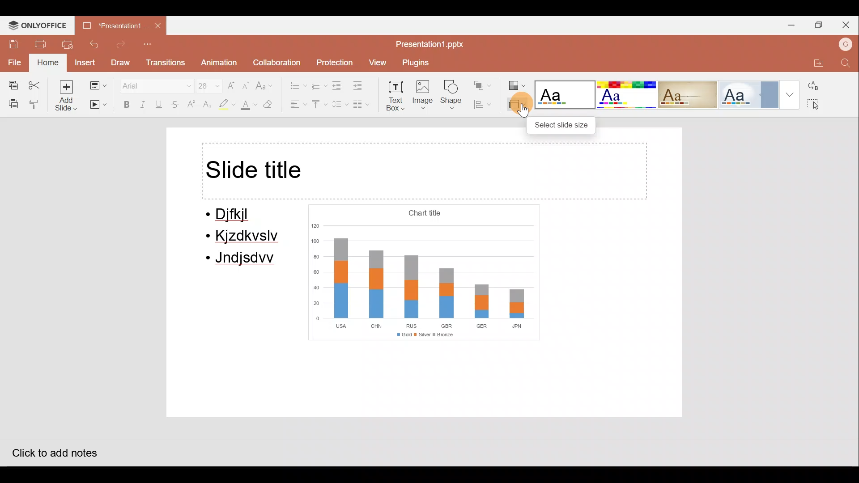 The image size is (859, 483). What do you see at coordinates (84, 62) in the screenshot?
I see `Insert` at bounding box center [84, 62].